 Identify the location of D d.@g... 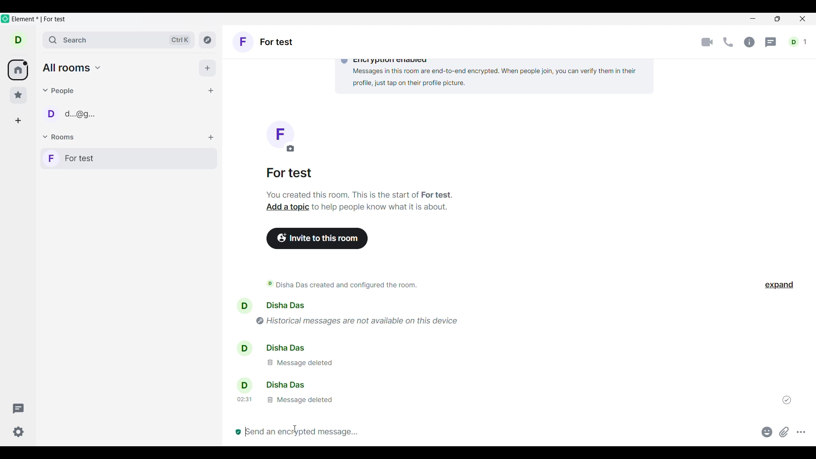
(74, 114).